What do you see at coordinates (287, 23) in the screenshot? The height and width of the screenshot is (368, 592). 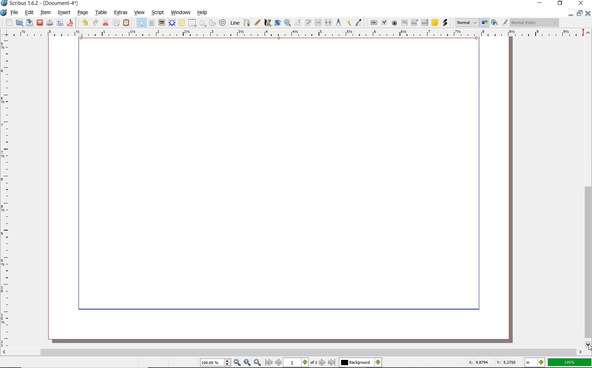 I see `zoom in or zoom out` at bounding box center [287, 23].